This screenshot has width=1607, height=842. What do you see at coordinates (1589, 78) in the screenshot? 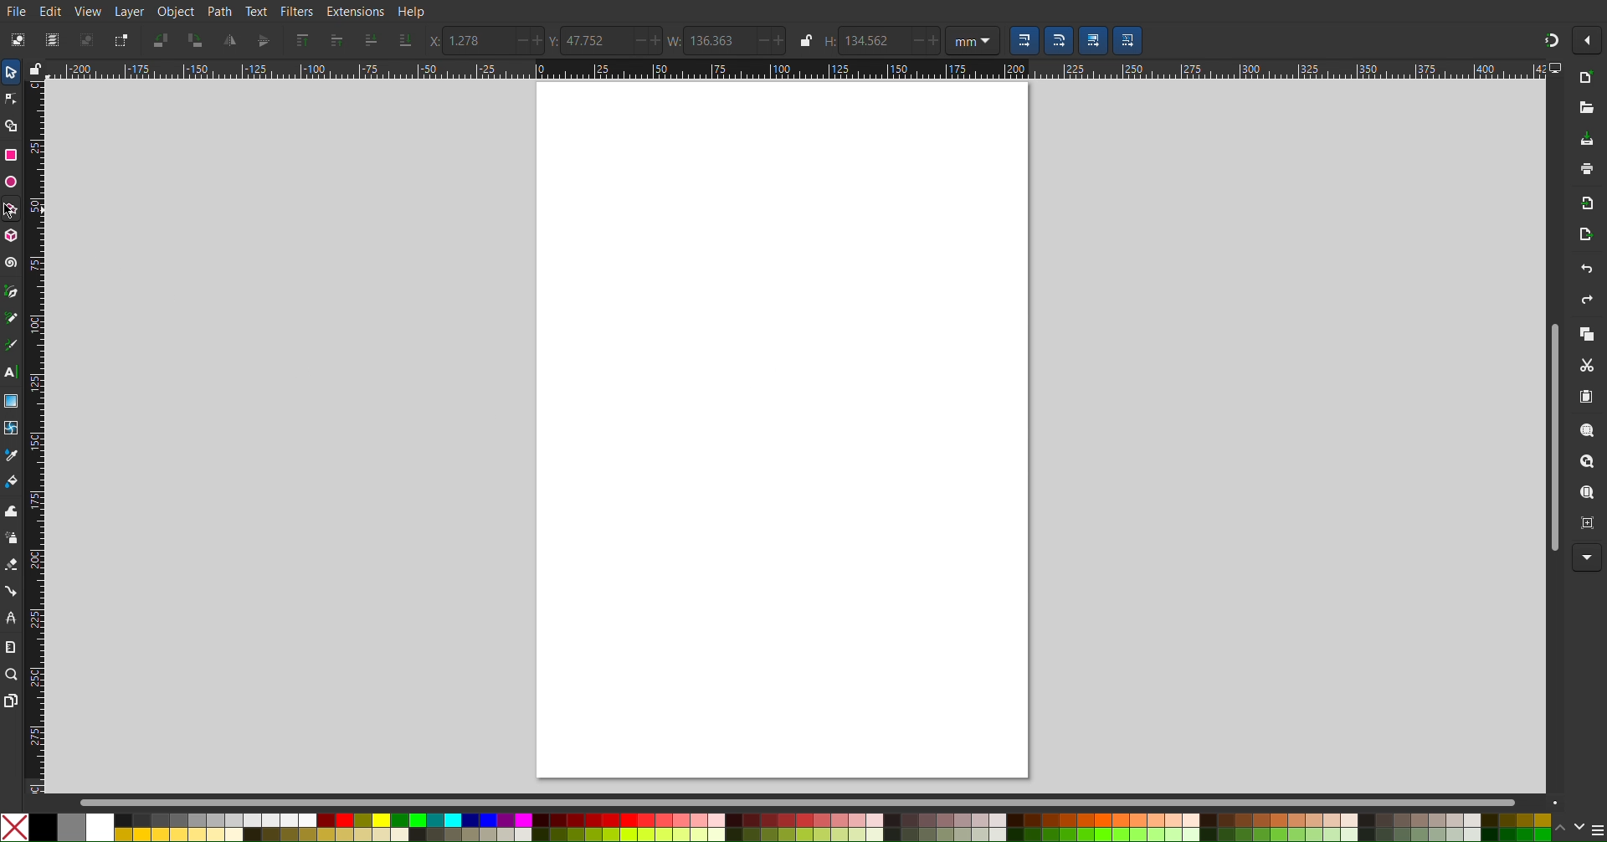
I see `New` at bounding box center [1589, 78].